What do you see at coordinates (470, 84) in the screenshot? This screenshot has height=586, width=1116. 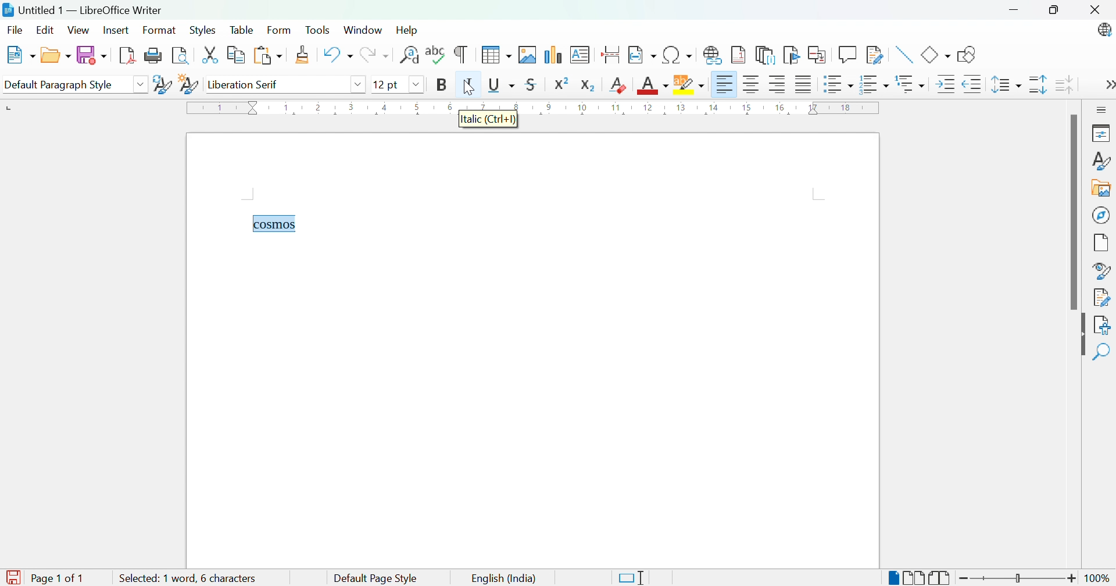 I see `Italic` at bounding box center [470, 84].